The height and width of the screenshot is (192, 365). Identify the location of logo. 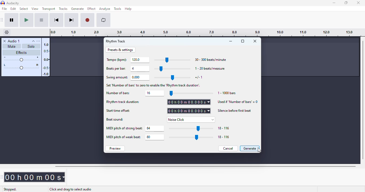
(3, 3).